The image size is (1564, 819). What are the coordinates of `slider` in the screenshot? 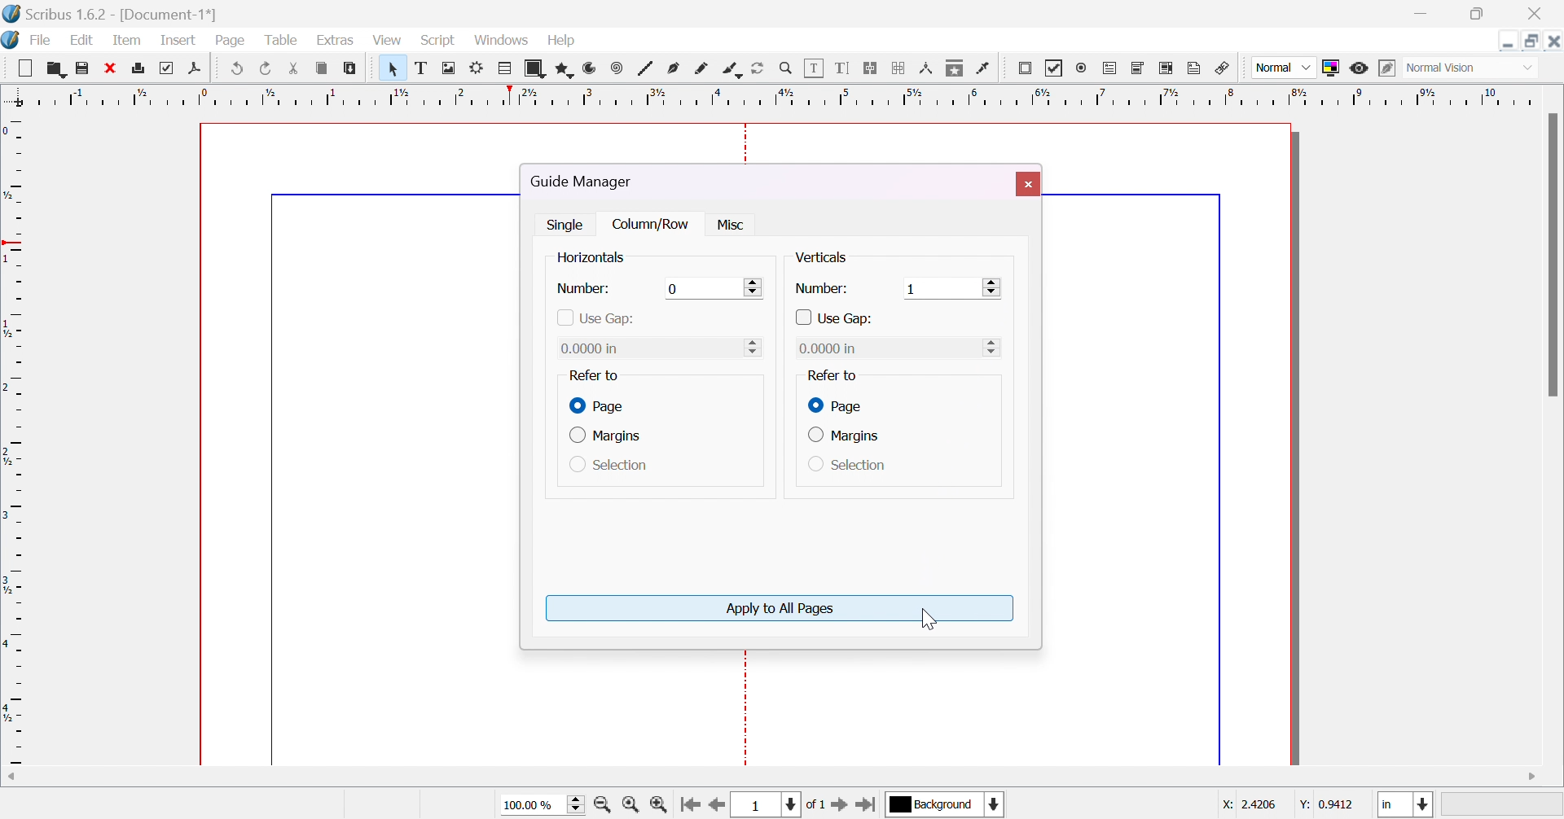 It's located at (995, 346).